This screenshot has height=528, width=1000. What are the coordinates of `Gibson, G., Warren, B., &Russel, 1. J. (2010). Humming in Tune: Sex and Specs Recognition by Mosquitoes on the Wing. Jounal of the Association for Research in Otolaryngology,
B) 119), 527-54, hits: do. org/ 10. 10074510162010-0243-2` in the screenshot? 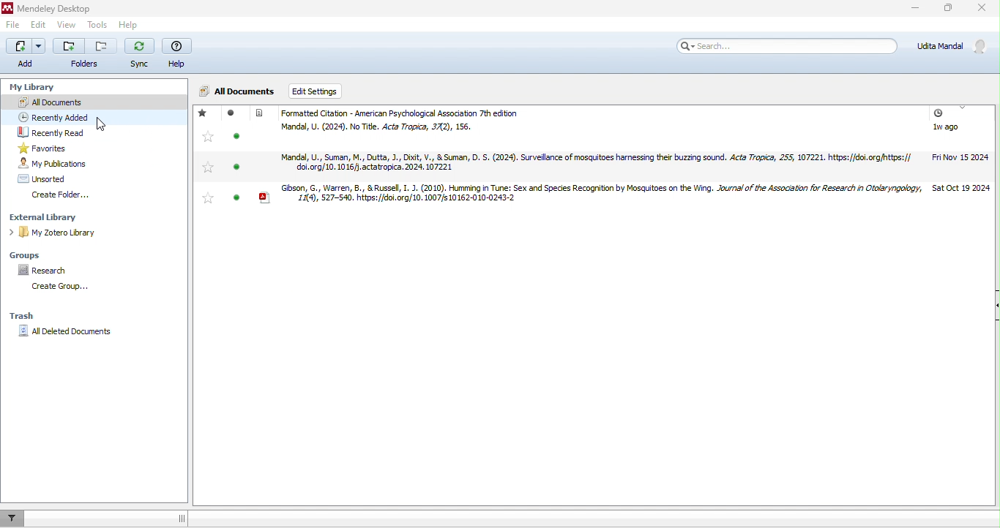 It's located at (592, 198).